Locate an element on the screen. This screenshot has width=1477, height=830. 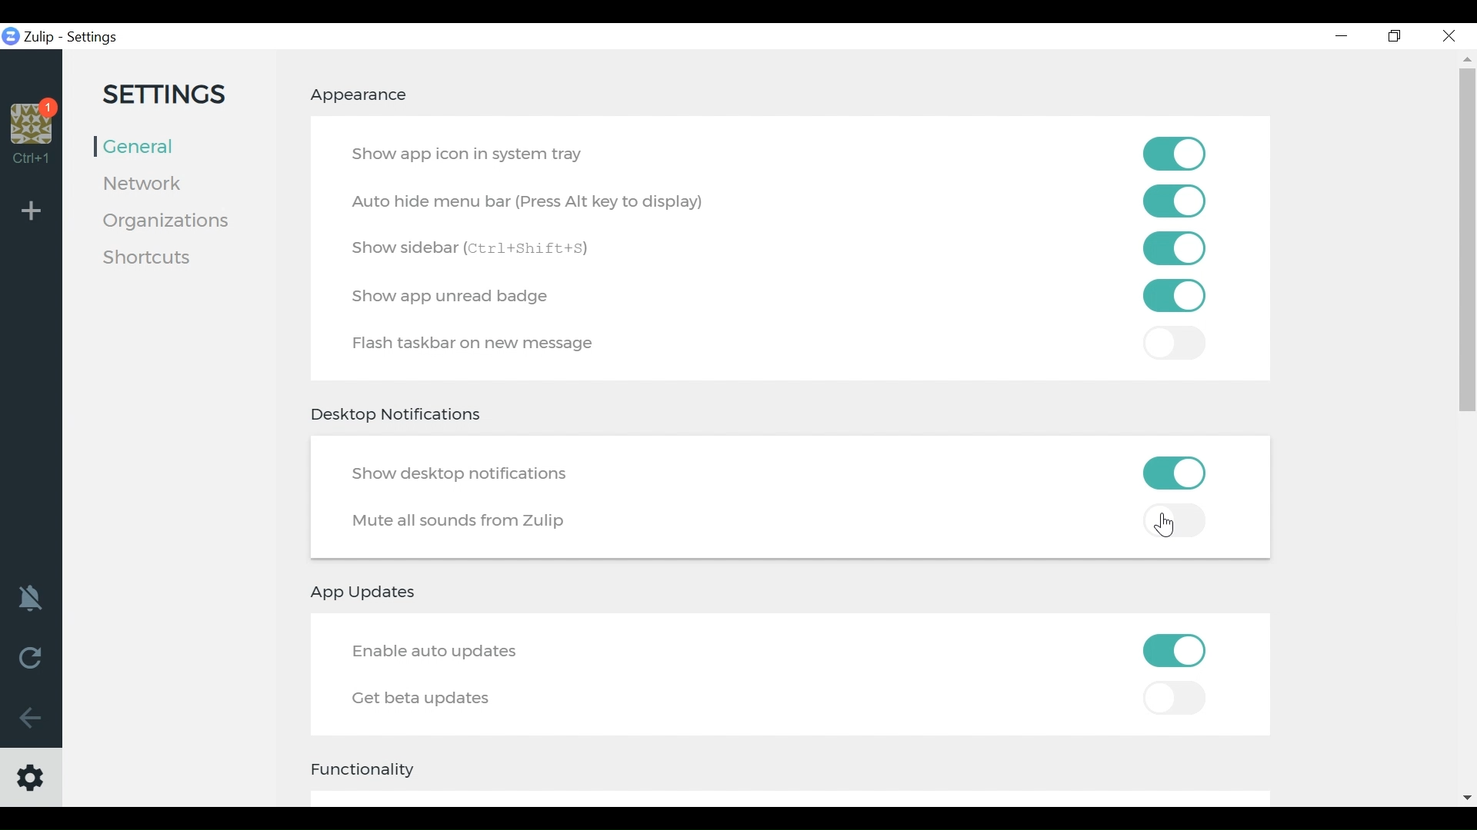
Toggle on /off Flash taskbar on a new message is located at coordinates (1173, 296).